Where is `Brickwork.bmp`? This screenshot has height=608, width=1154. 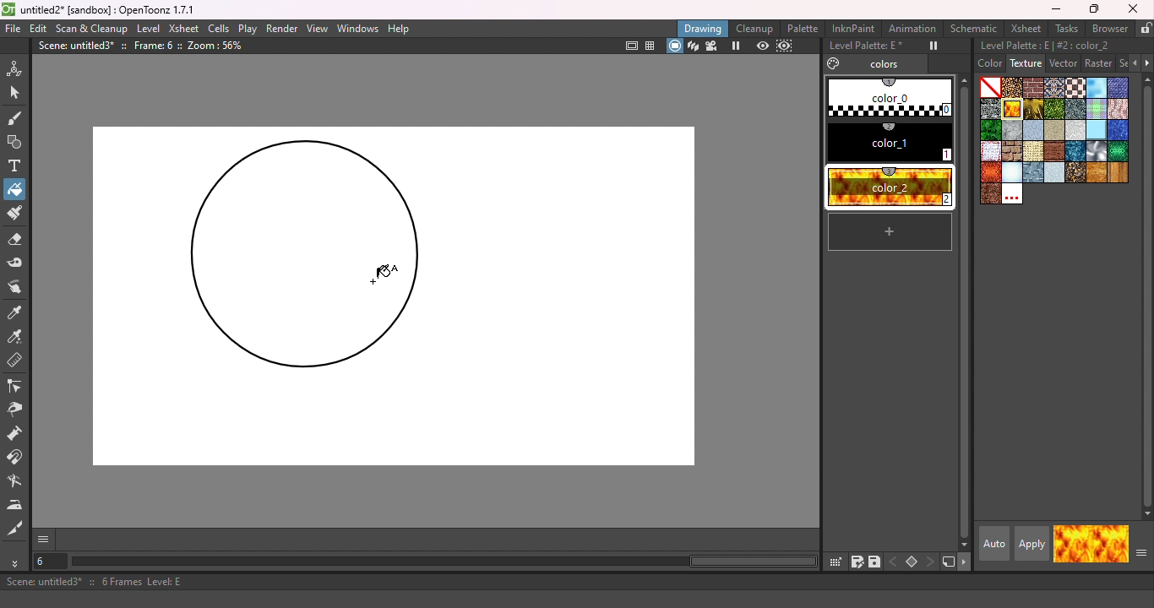
Brickwork.bmp is located at coordinates (1034, 87).